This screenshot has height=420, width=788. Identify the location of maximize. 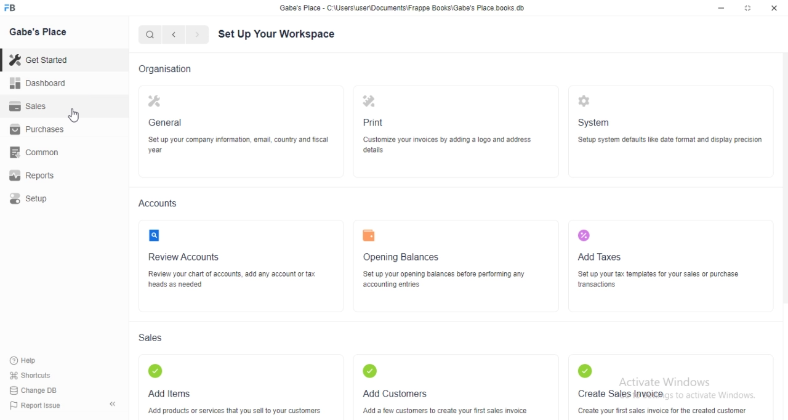
(749, 9).